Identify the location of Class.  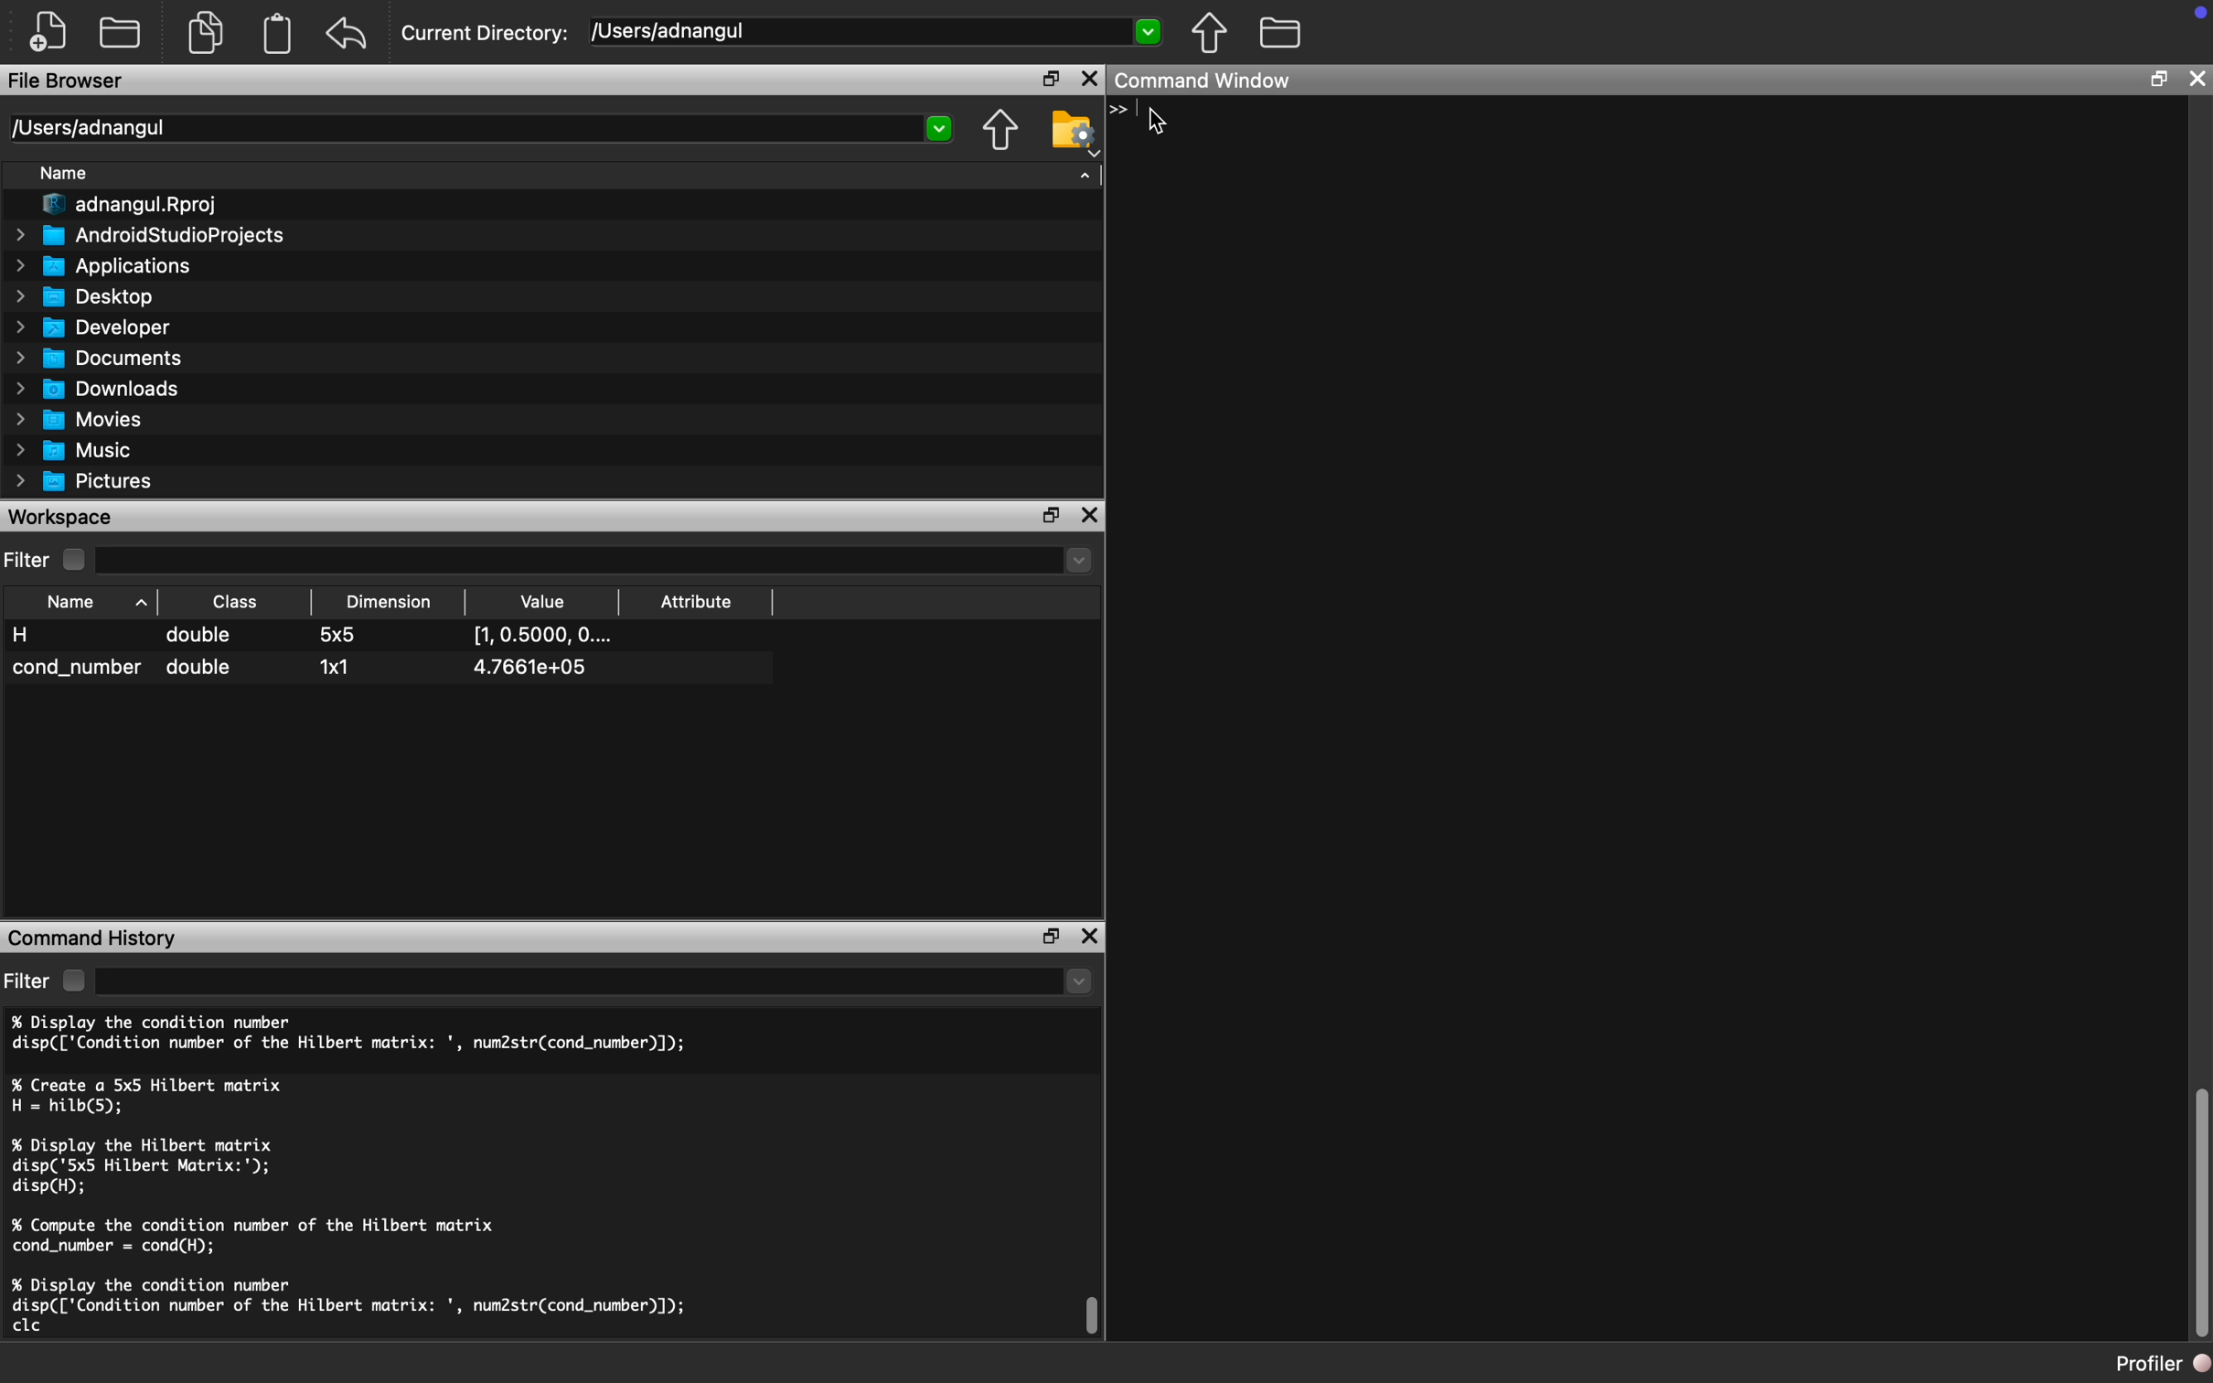
(232, 603).